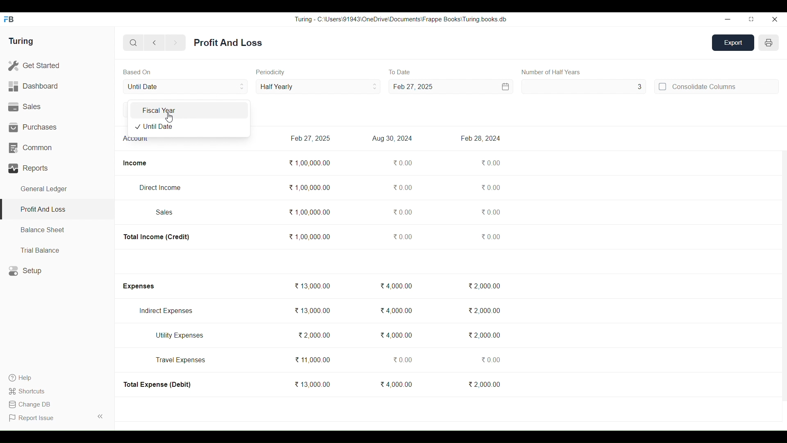 This screenshot has height=443, width=787. What do you see at coordinates (396, 285) in the screenshot?
I see `4,000.00` at bounding box center [396, 285].